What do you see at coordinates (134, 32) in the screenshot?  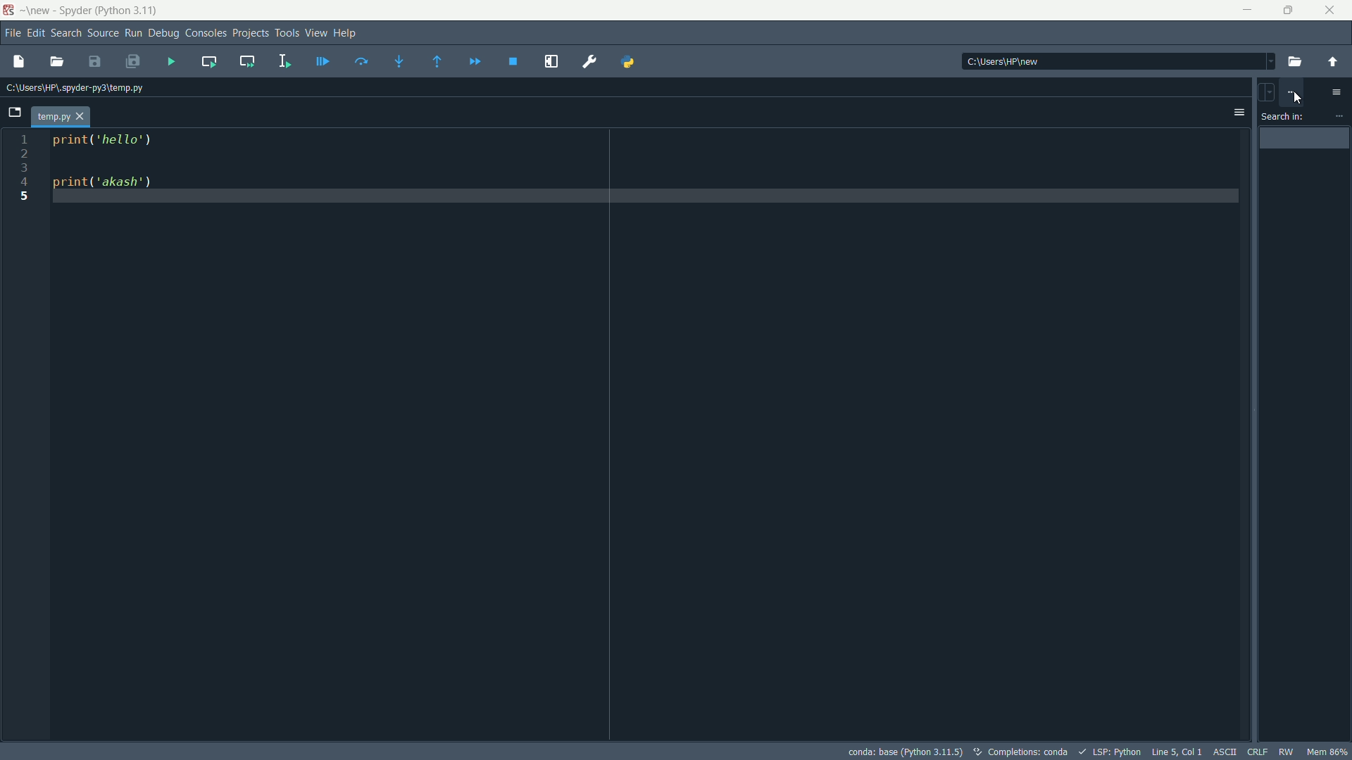 I see `Run Menu` at bounding box center [134, 32].